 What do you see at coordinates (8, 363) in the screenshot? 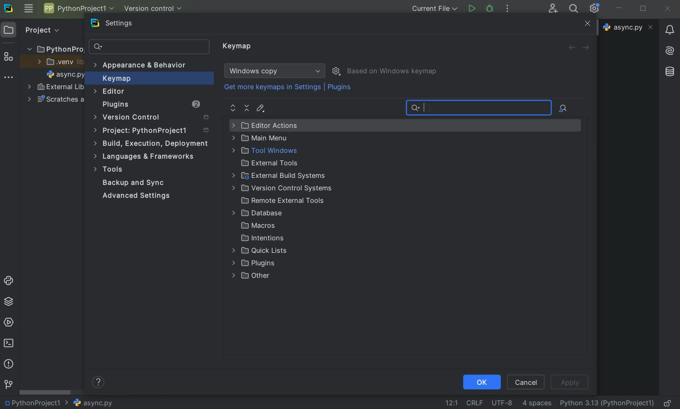
I see `problems` at bounding box center [8, 363].